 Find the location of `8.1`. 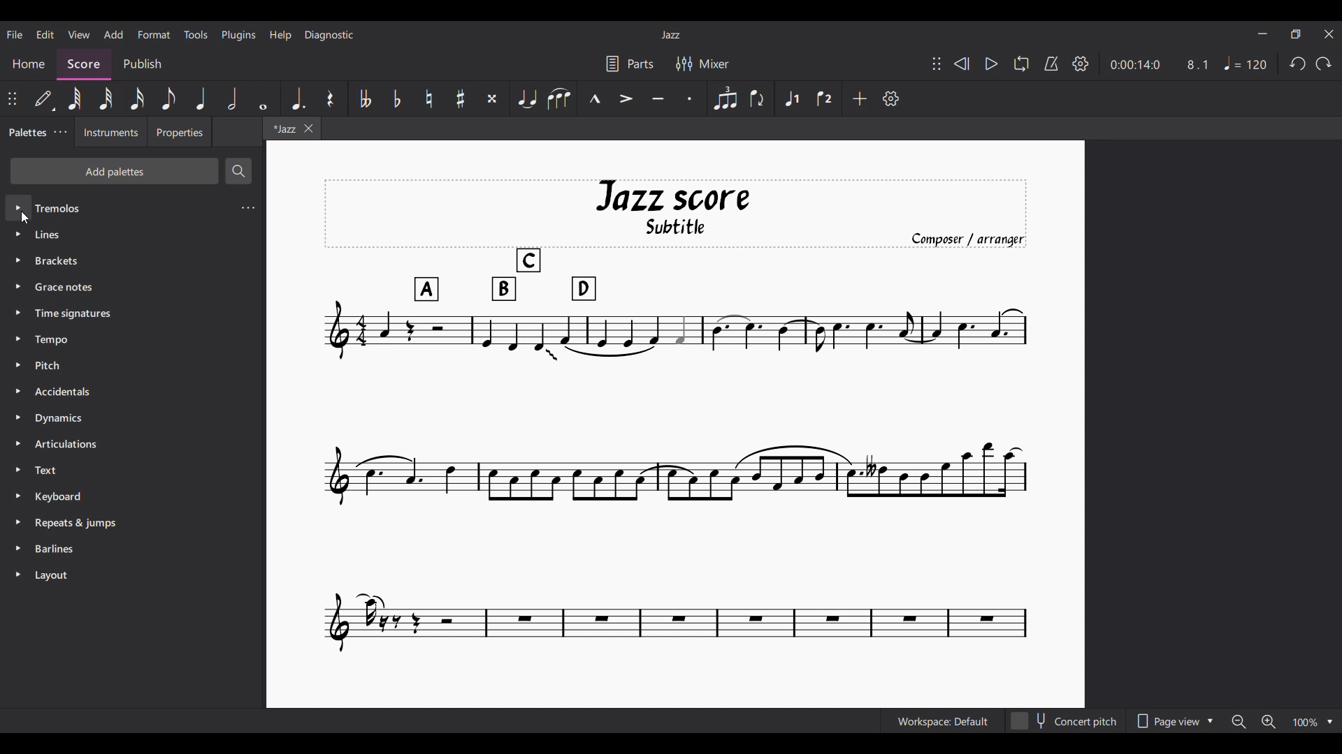

8.1 is located at coordinates (1197, 64).